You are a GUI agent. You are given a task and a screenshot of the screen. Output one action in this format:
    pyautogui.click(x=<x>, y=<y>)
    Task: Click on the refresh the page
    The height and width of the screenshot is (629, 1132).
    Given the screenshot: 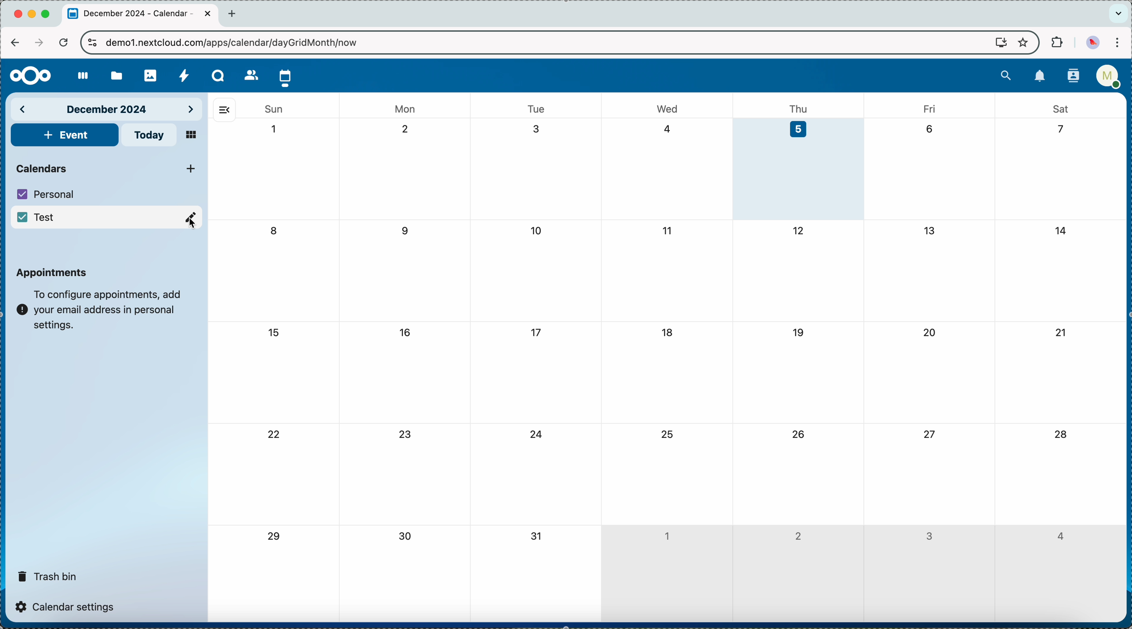 What is the action you would take?
    pyautogui.click(x=63, y=42)
    